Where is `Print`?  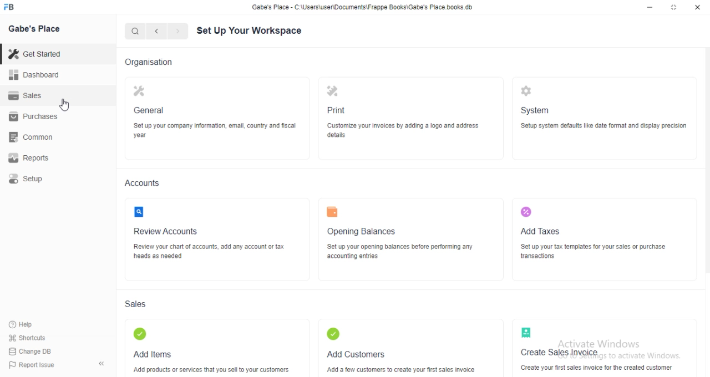 Print is located at coordinates (338, 95).